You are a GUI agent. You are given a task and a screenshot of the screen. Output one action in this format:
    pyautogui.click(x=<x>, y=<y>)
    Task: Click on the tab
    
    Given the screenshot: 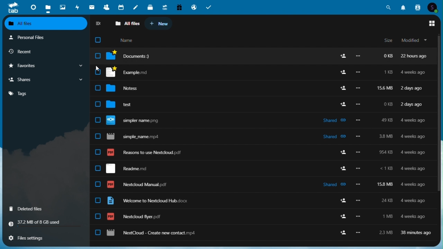 What is the action you would take?
    pyautogui.click(x=12, y=8)
    